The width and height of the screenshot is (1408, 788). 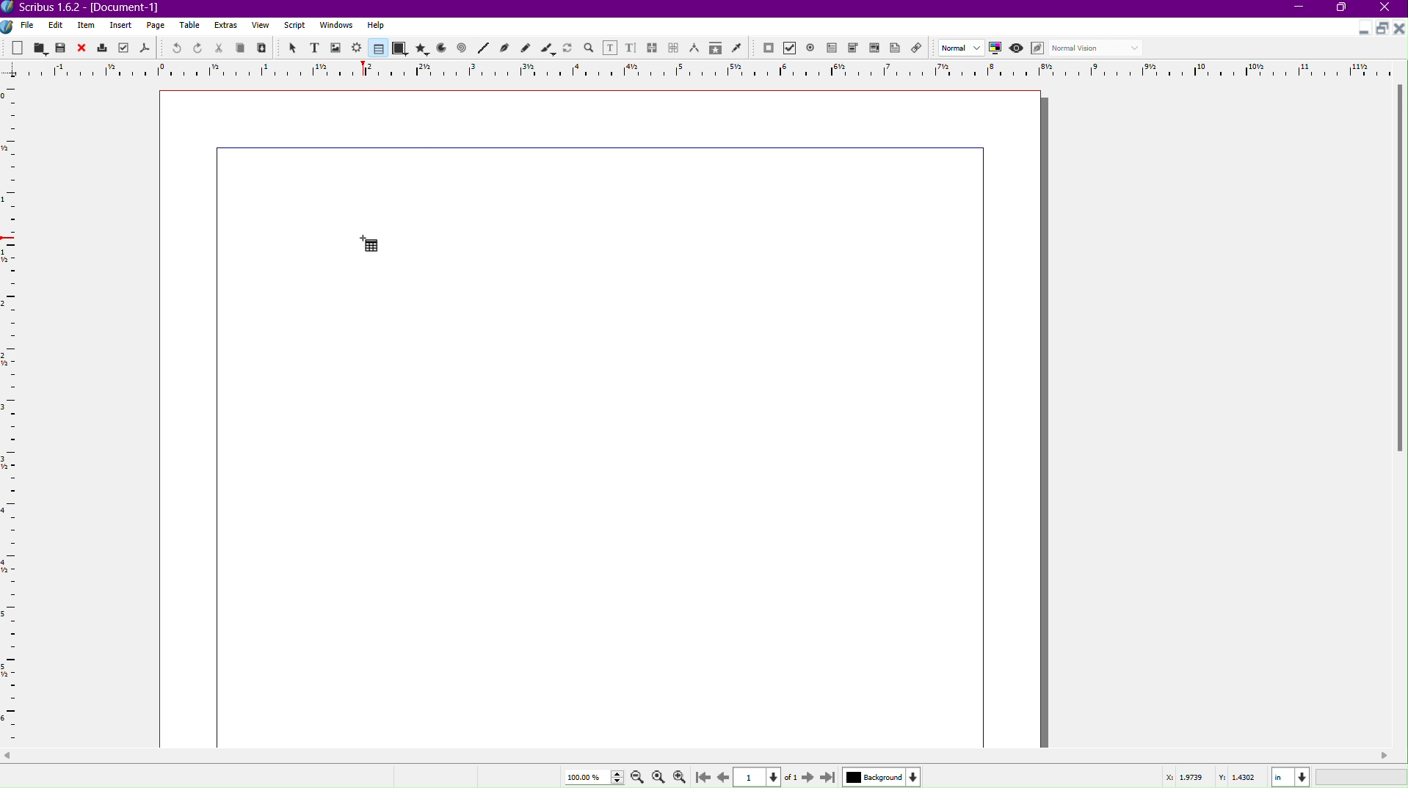 What do you see at coordinates (1344, 10) in the screenshot?
I see `Maximize` at bounding box center [1344, 10].